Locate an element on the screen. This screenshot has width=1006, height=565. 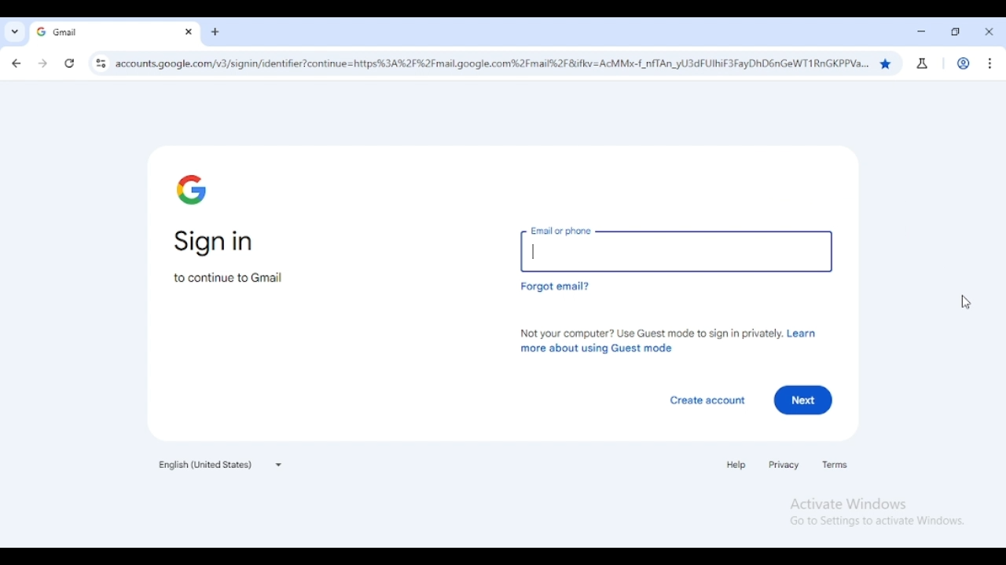
website URL is located at coordinates (492, 63).